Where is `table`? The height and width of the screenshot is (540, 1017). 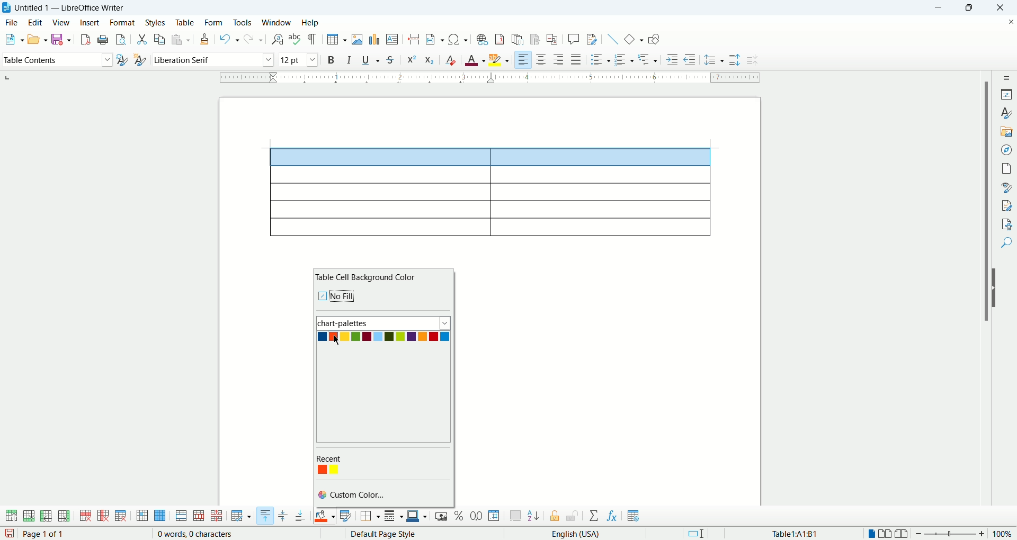 table is located at coordinates (185, 23).